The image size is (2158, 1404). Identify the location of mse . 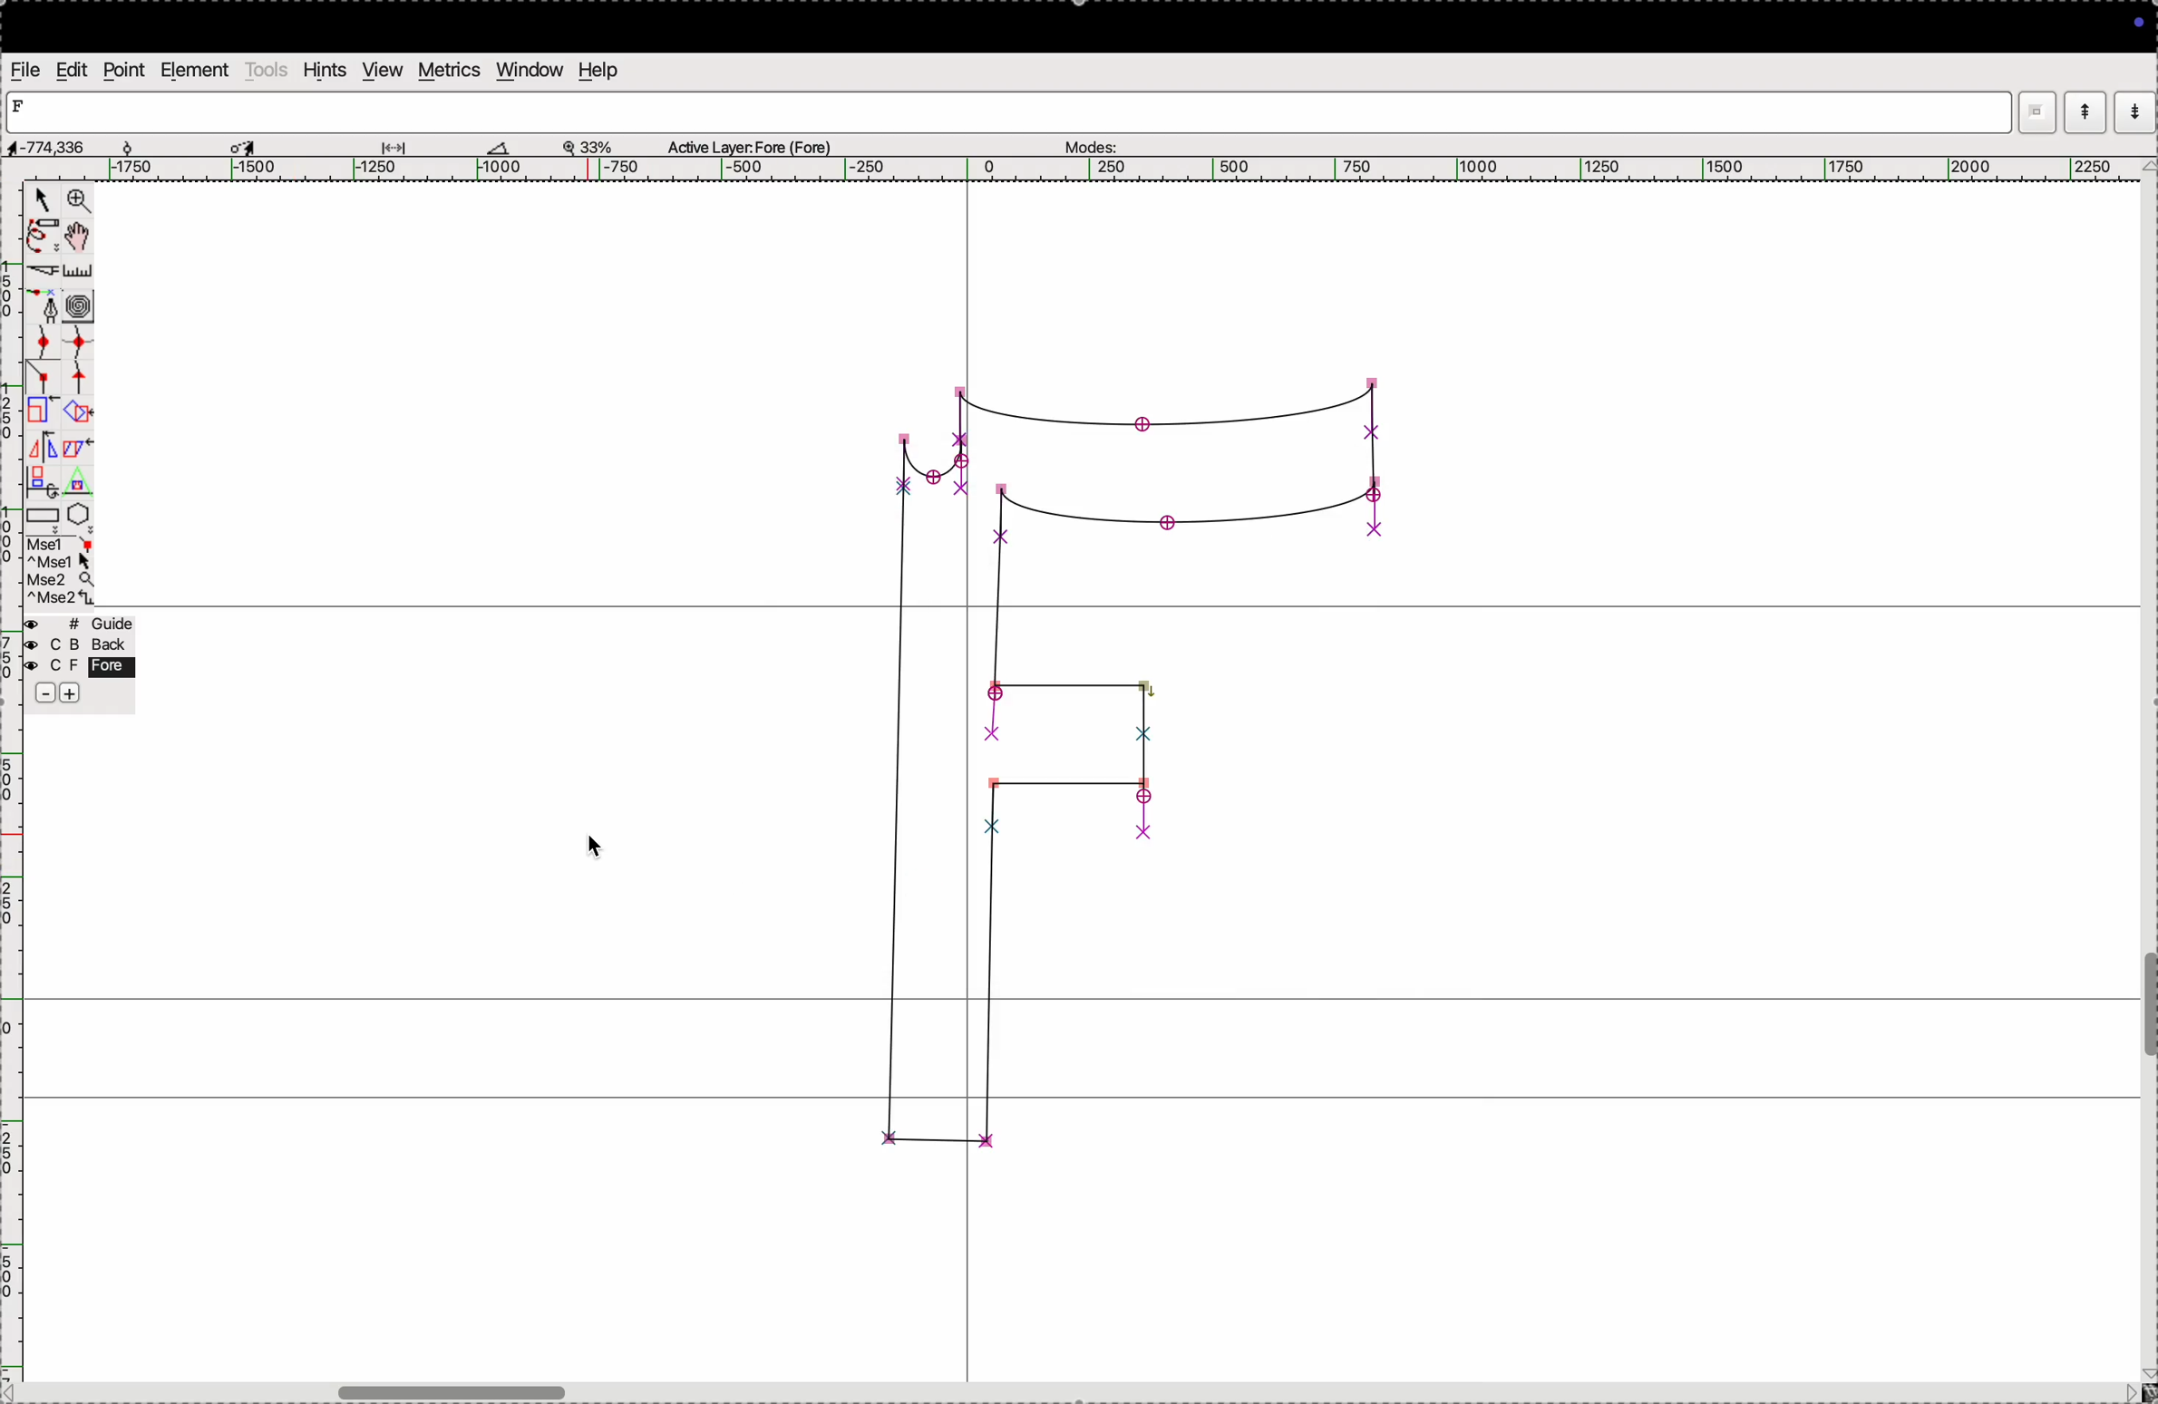
(61, 571).